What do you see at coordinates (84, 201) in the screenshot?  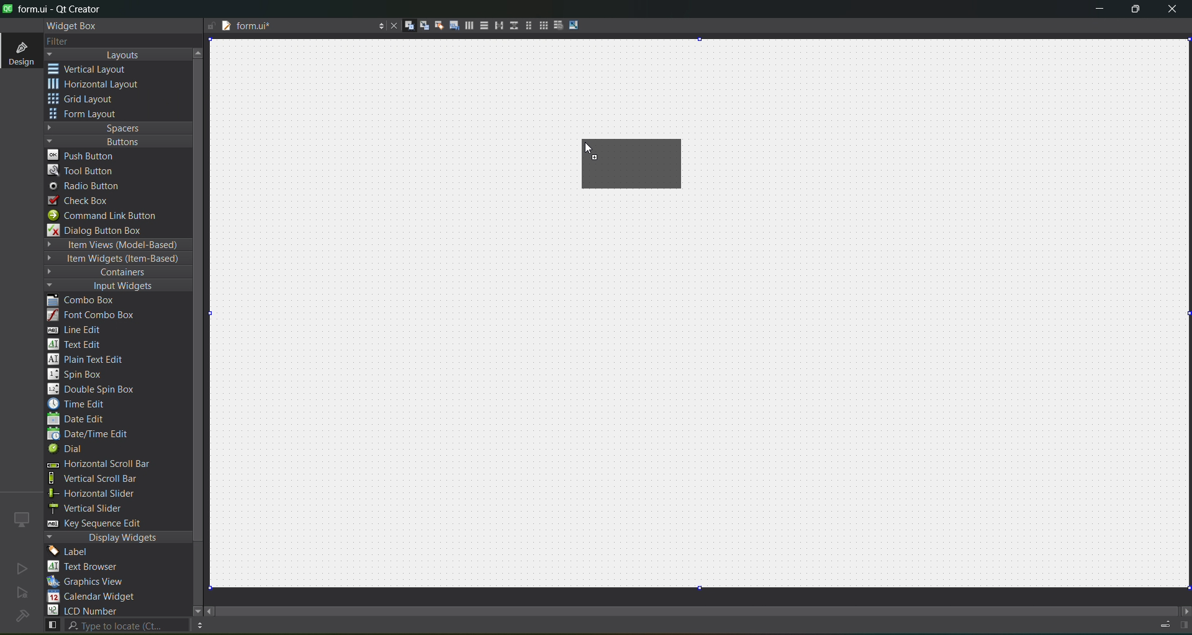 I see `check box` at bounding box center [84, 201].